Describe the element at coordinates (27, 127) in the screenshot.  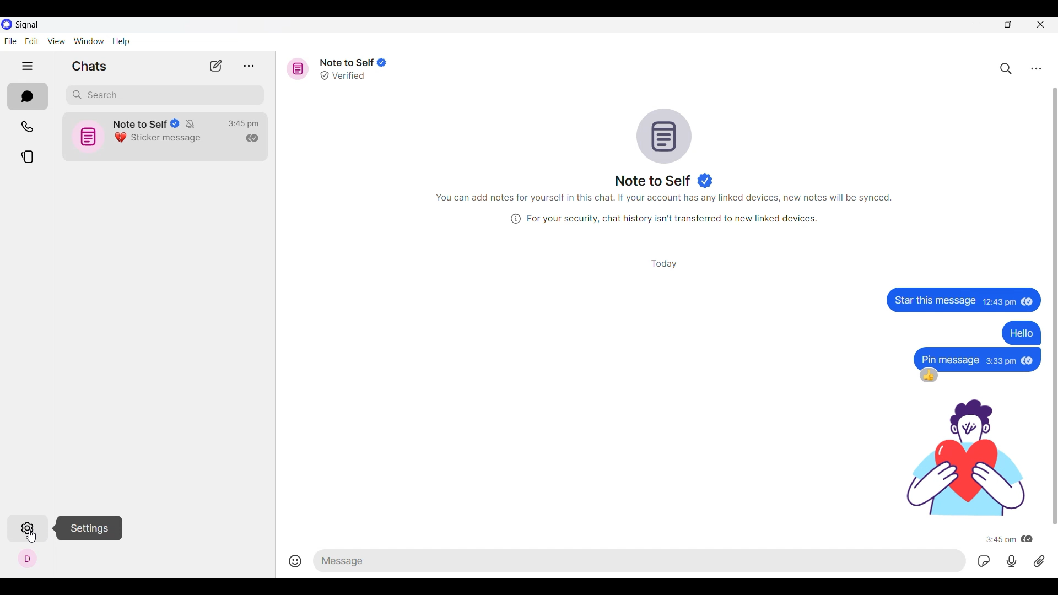
I see `Calls` at that location.